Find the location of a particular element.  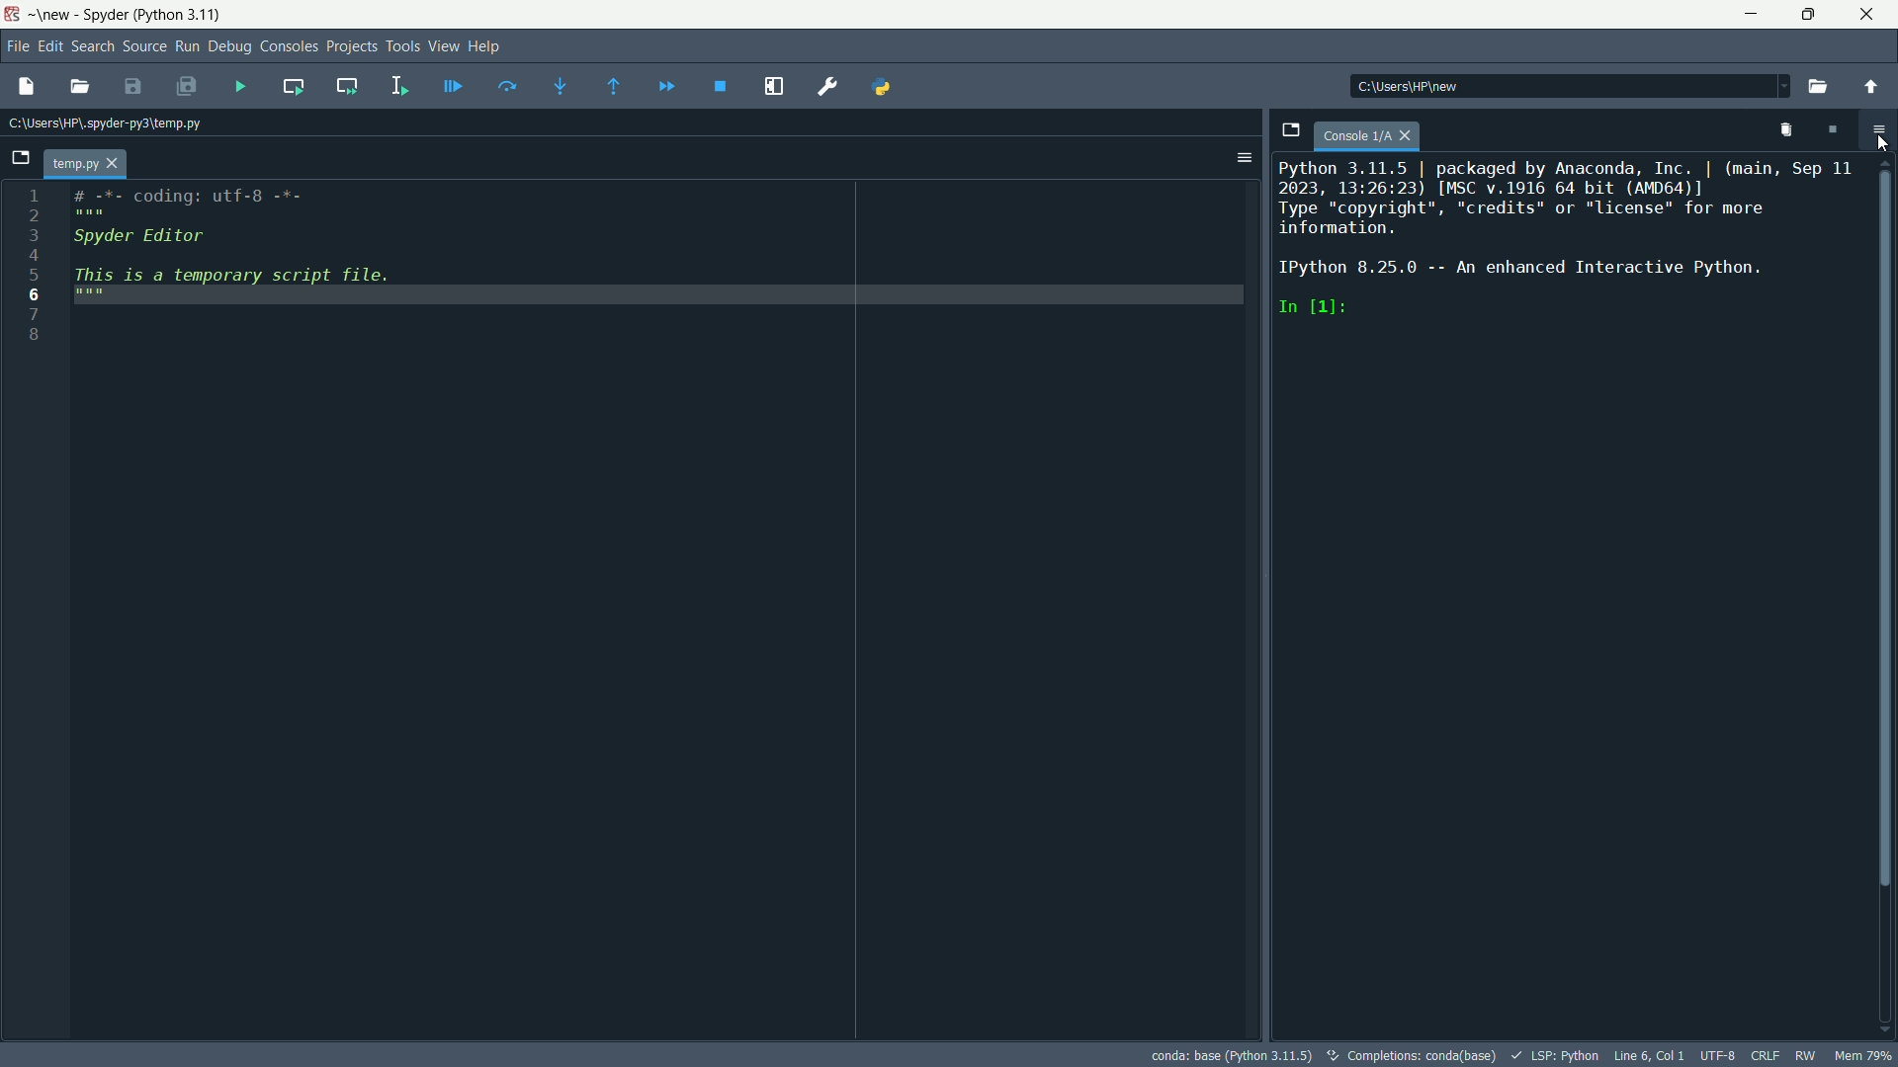

conda: base (Python 3.11.5) is located at coordinates (1231, 1055).